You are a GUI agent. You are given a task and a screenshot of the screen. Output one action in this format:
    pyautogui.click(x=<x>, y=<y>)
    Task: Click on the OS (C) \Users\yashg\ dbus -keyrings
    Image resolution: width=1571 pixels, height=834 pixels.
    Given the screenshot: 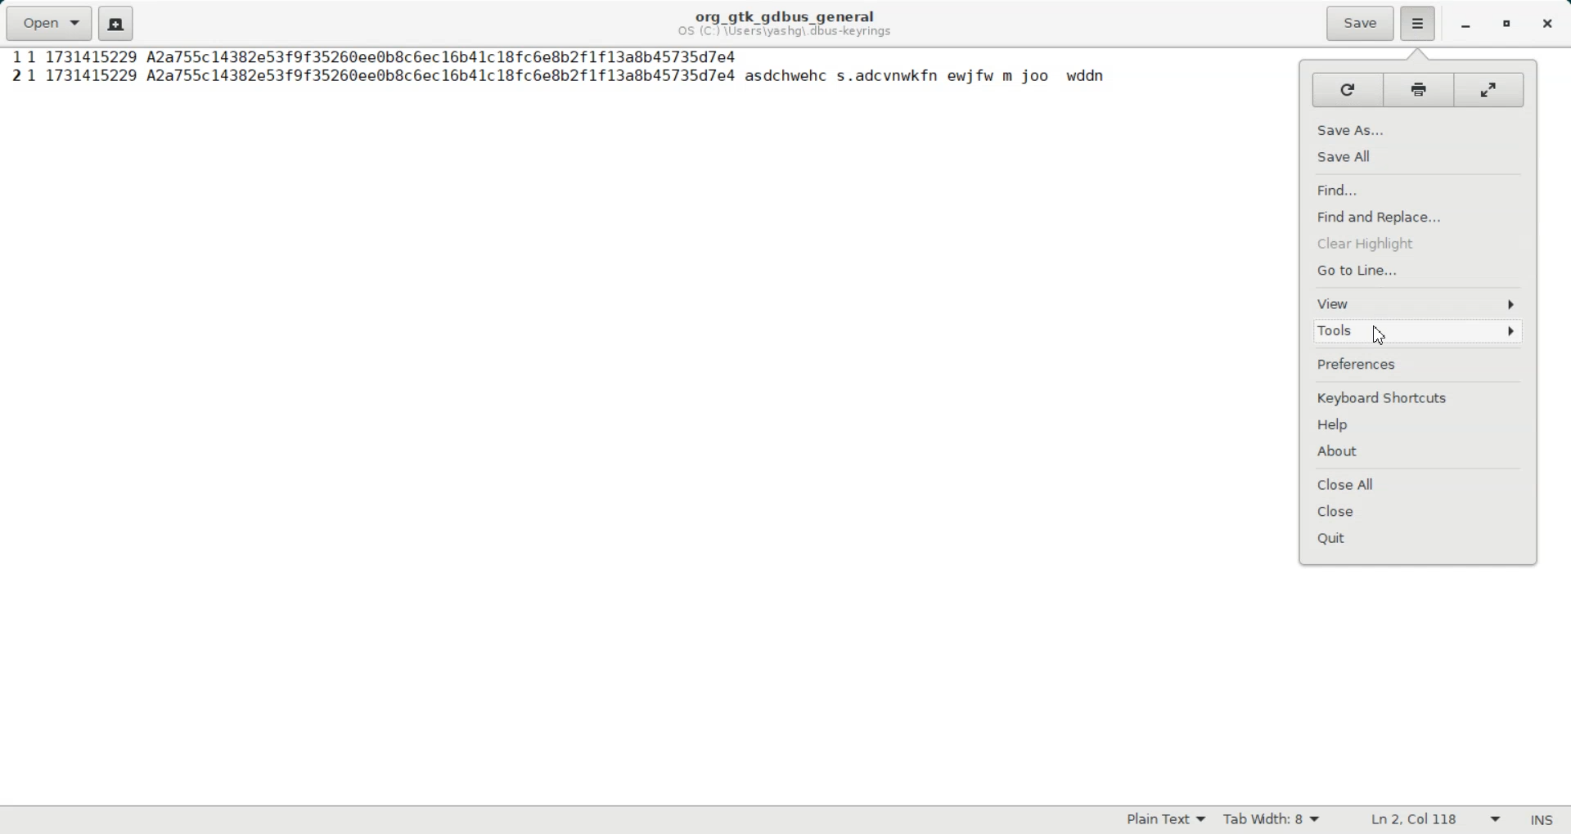 What is the action you would take?
    pyautogui.click(x=788, y=34)
    